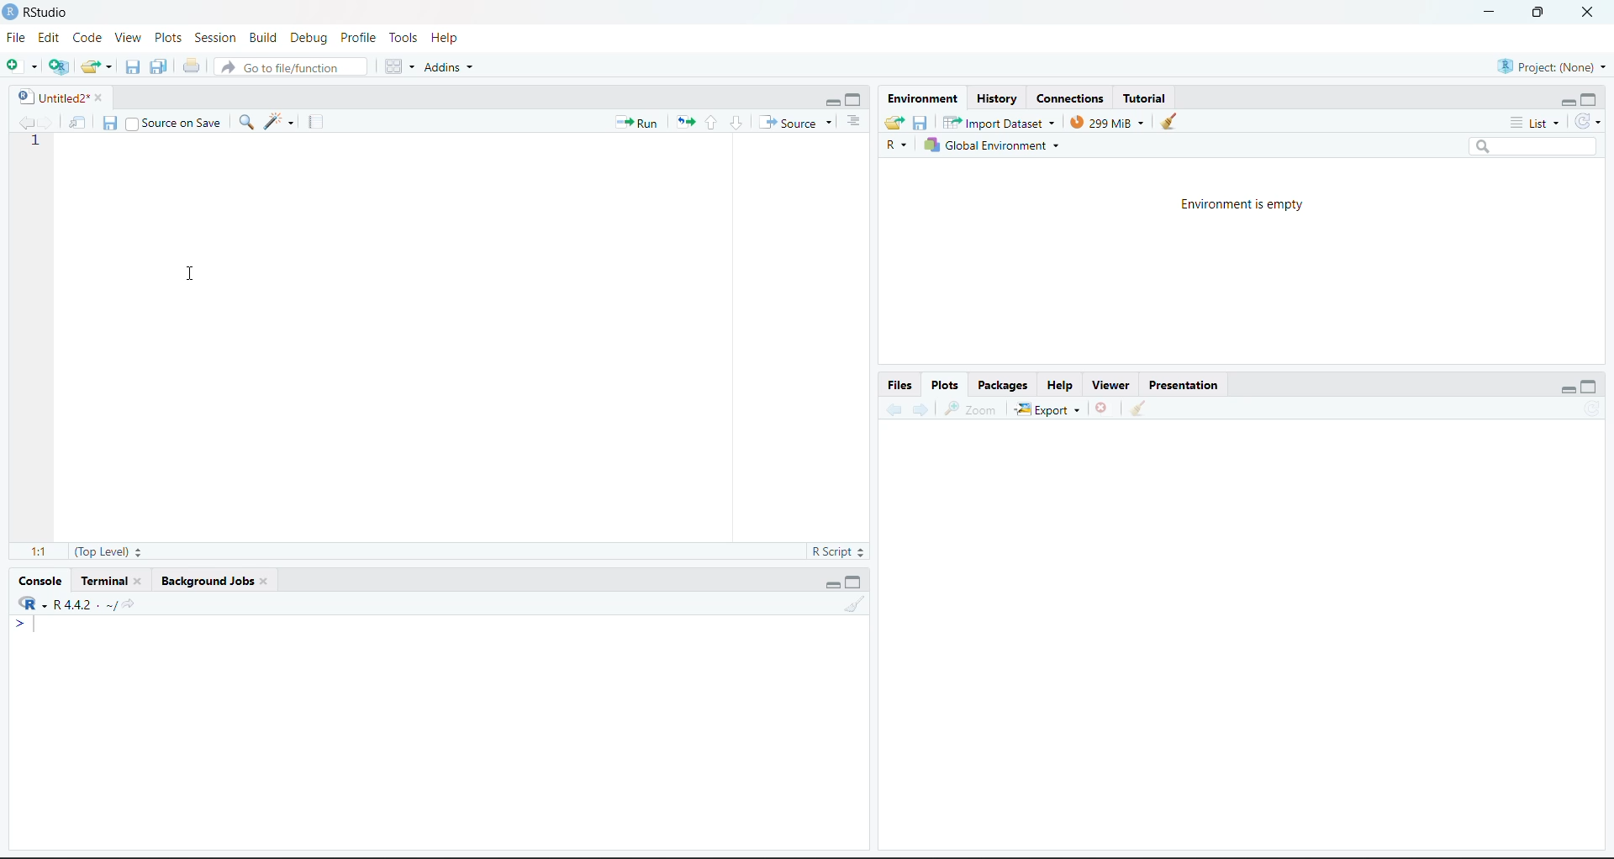  Describe the element at coordinates (947, 384) in the screenshot. I see `Plots` at that location.